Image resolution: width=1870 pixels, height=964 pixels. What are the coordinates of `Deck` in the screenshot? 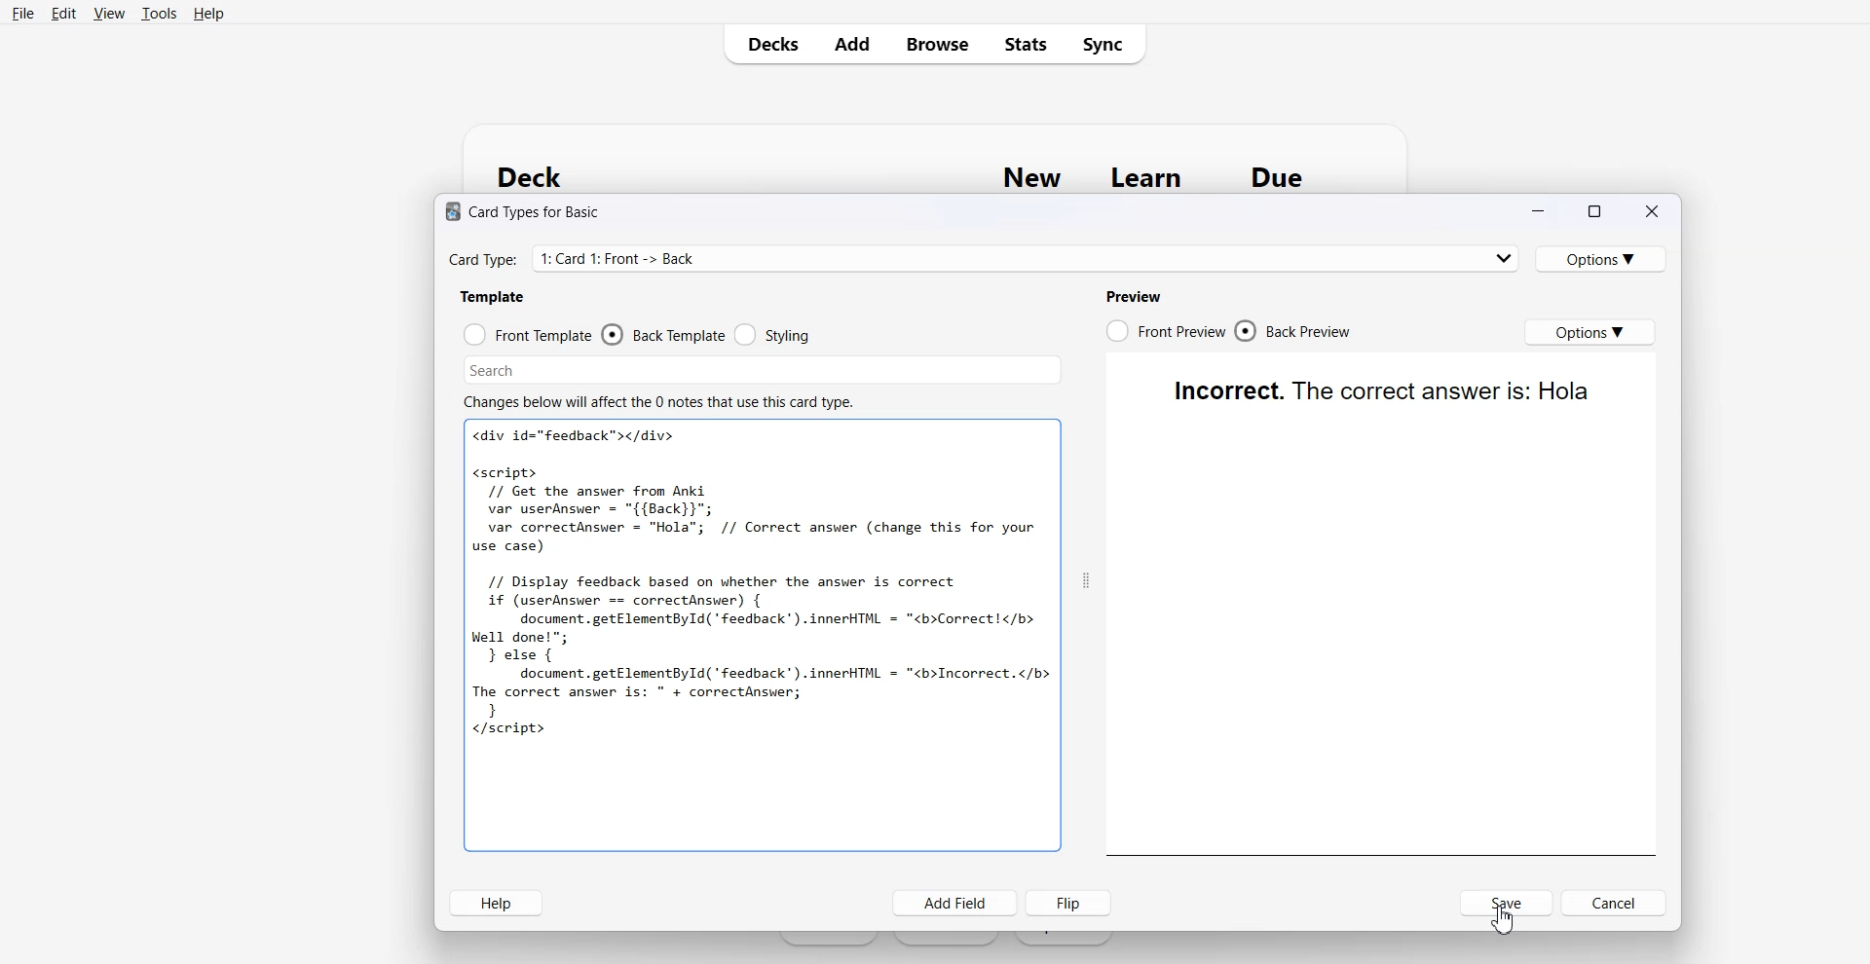 It's located at (540, 176).